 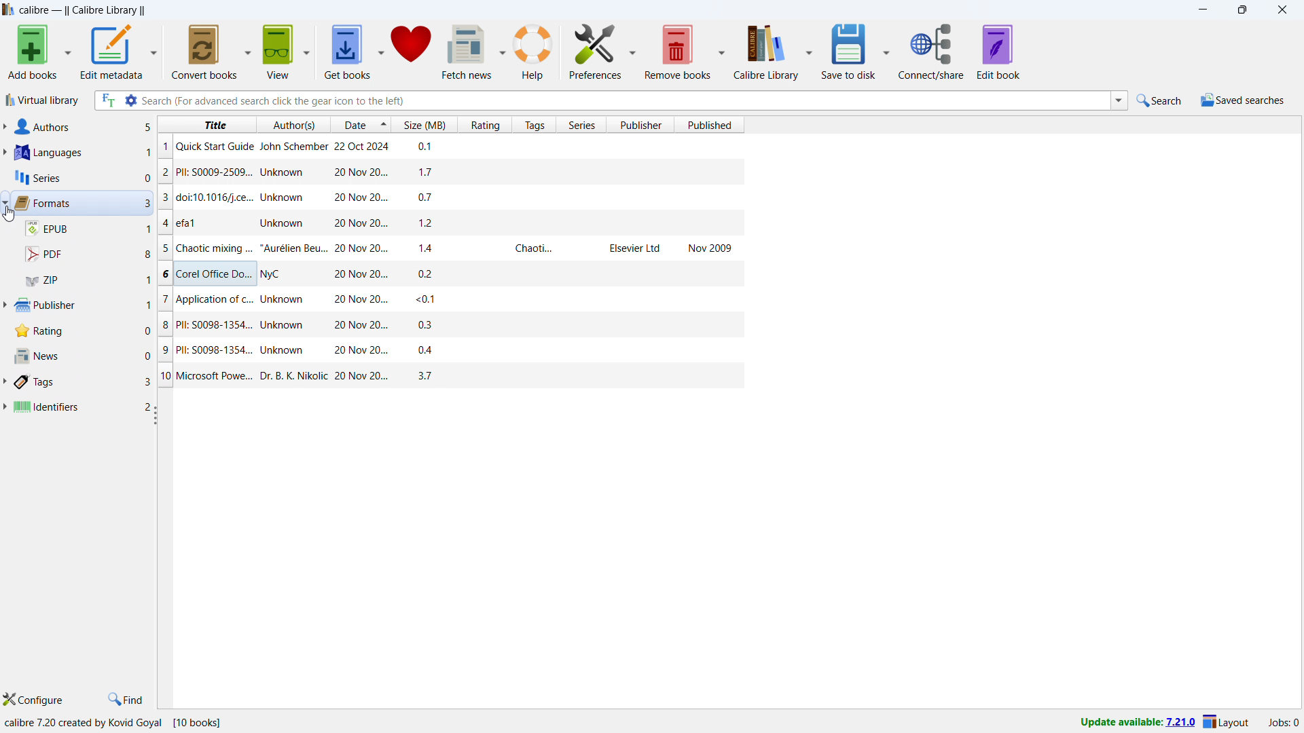 I want to click on one book entry, so click(x=449, y=327).